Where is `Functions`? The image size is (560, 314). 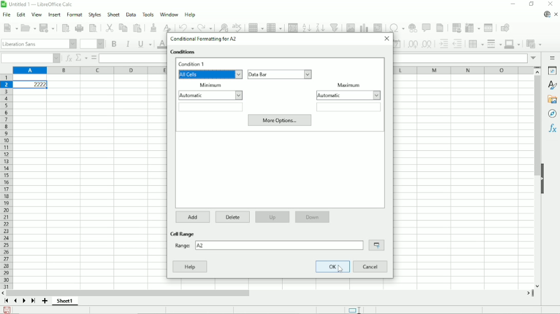
Functions is located at coordinates (553, 128).